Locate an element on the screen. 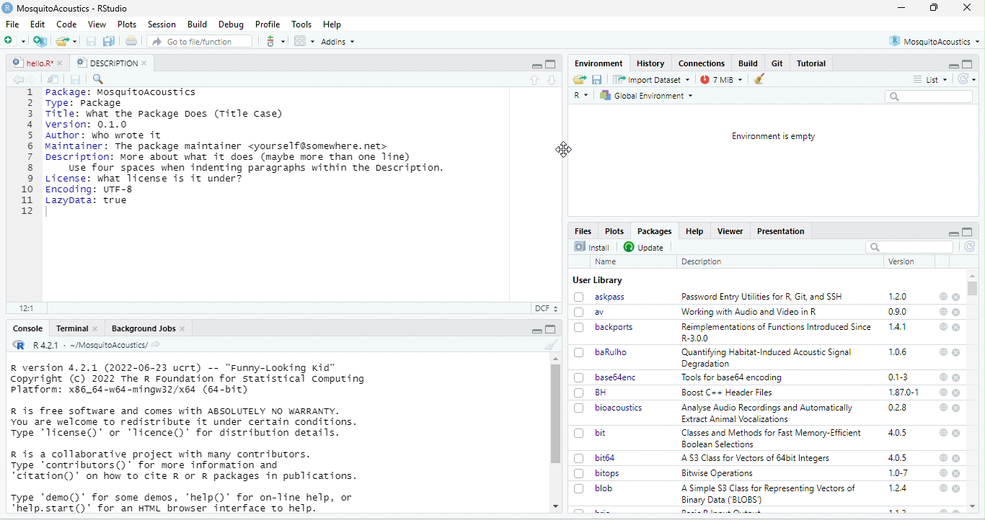 The image size is (985, 520). create a project is located at coordinates (40, 41).